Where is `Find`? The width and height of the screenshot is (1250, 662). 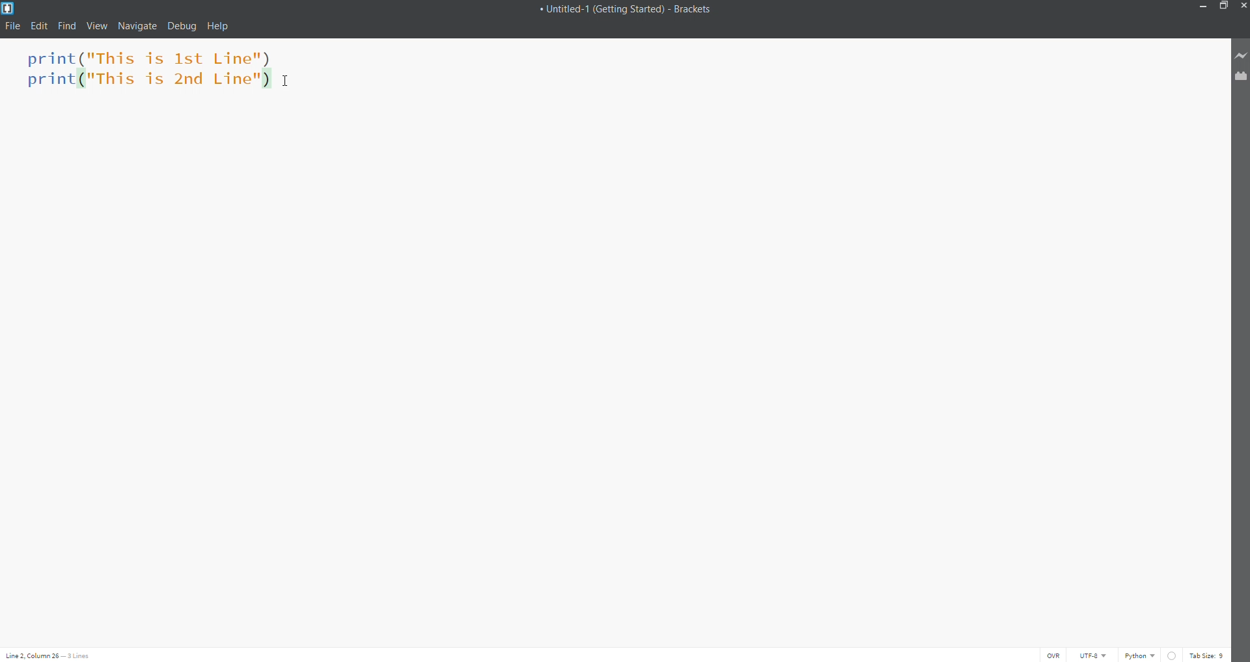 Find is located at coordinates (64, 26).